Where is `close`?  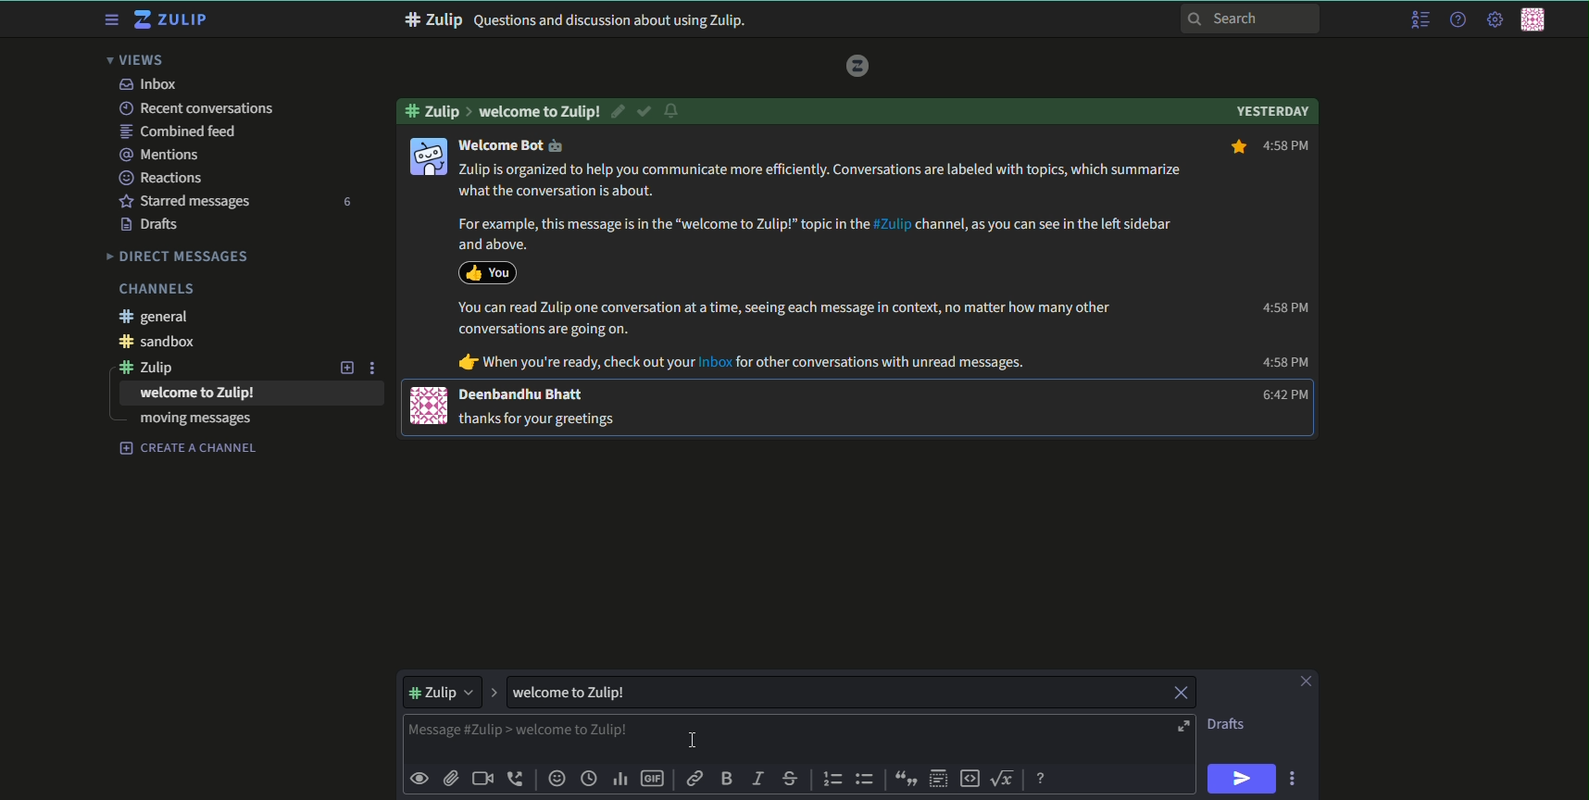 close is located at coordinates (1304, 681).